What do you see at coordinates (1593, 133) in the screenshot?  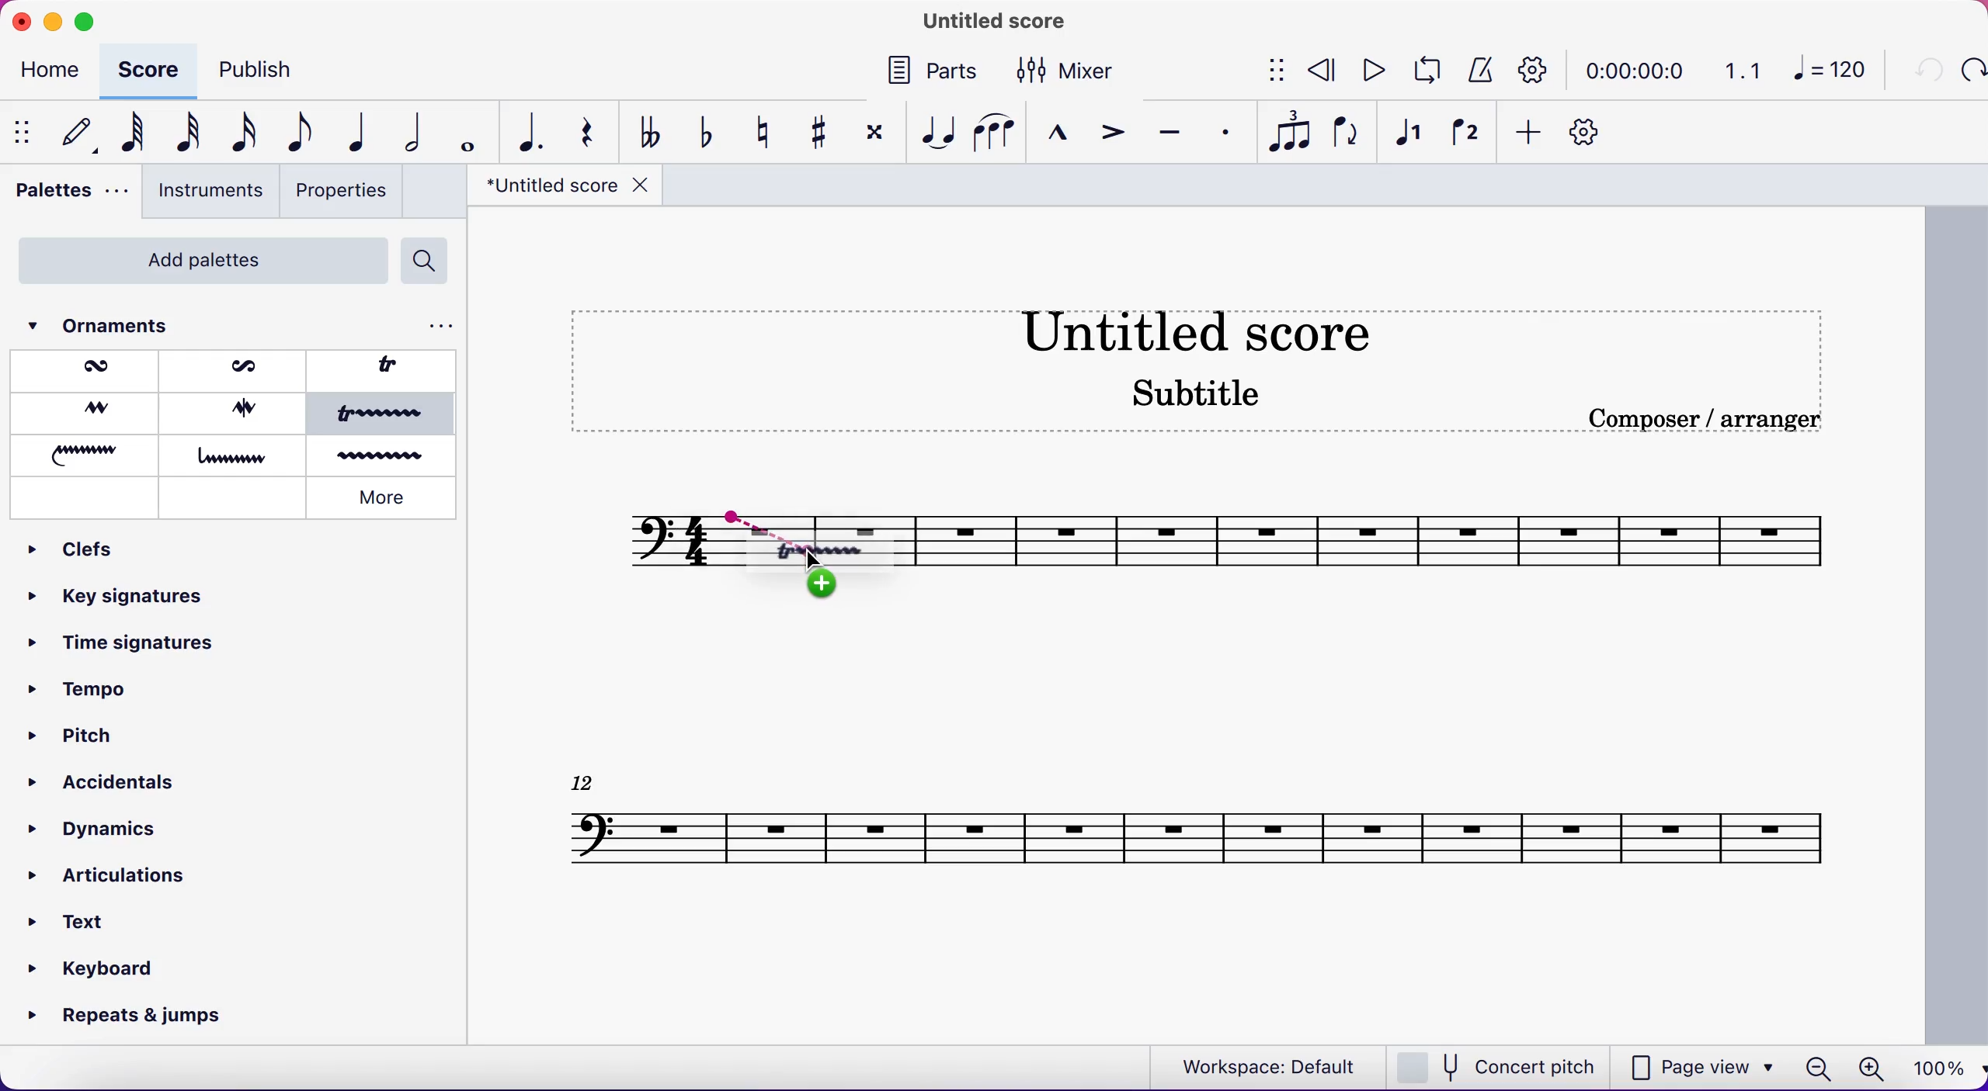 I see `customization tool` at bounding box center [1593, 133].